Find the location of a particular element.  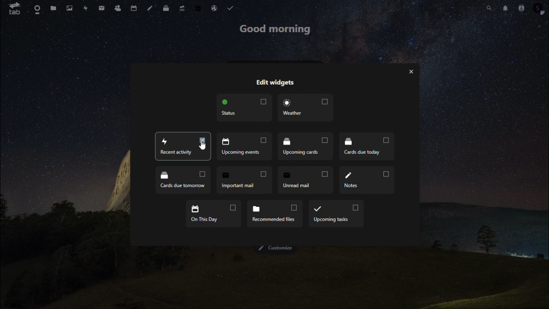

upgrade is located at coordinates (181, 10).